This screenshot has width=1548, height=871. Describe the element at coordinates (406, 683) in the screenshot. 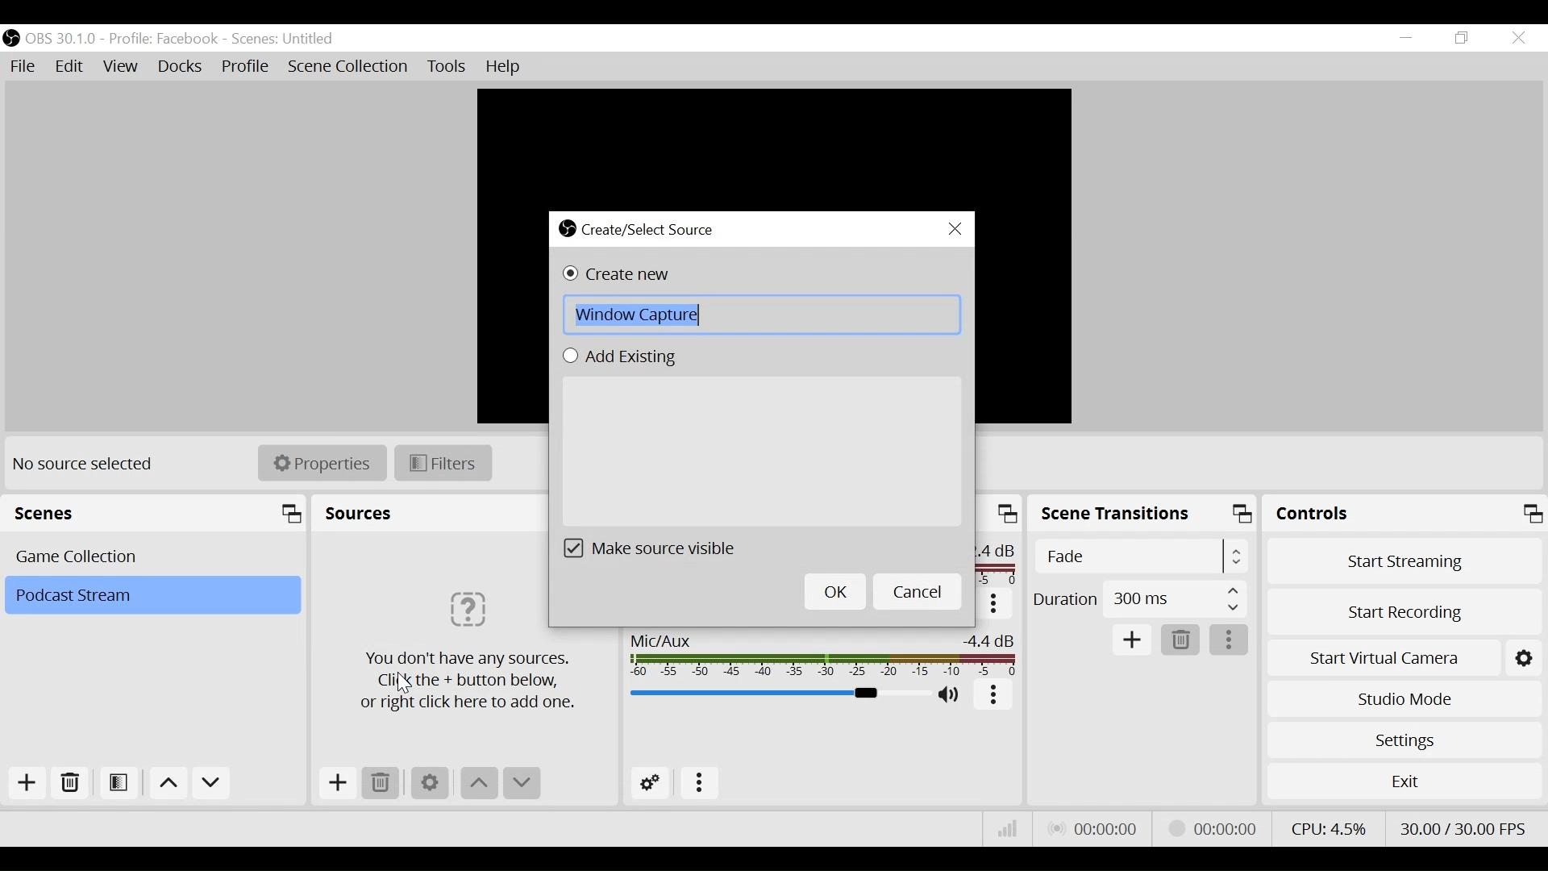

I see `cursor` at that location.